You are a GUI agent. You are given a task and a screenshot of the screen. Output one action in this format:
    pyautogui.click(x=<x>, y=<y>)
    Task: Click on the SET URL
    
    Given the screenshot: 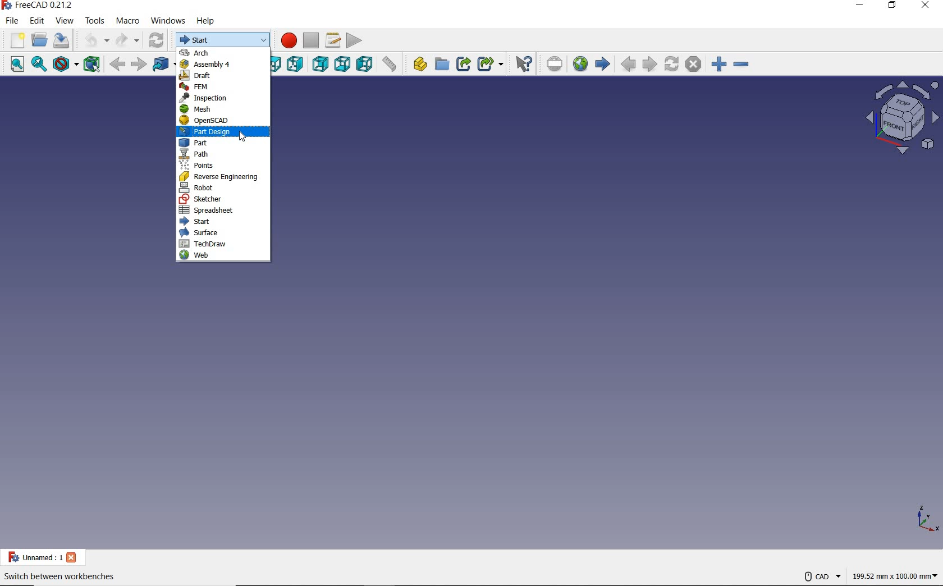 What is the action you would take?
    pyautogui.click(x=552, y=62)
    